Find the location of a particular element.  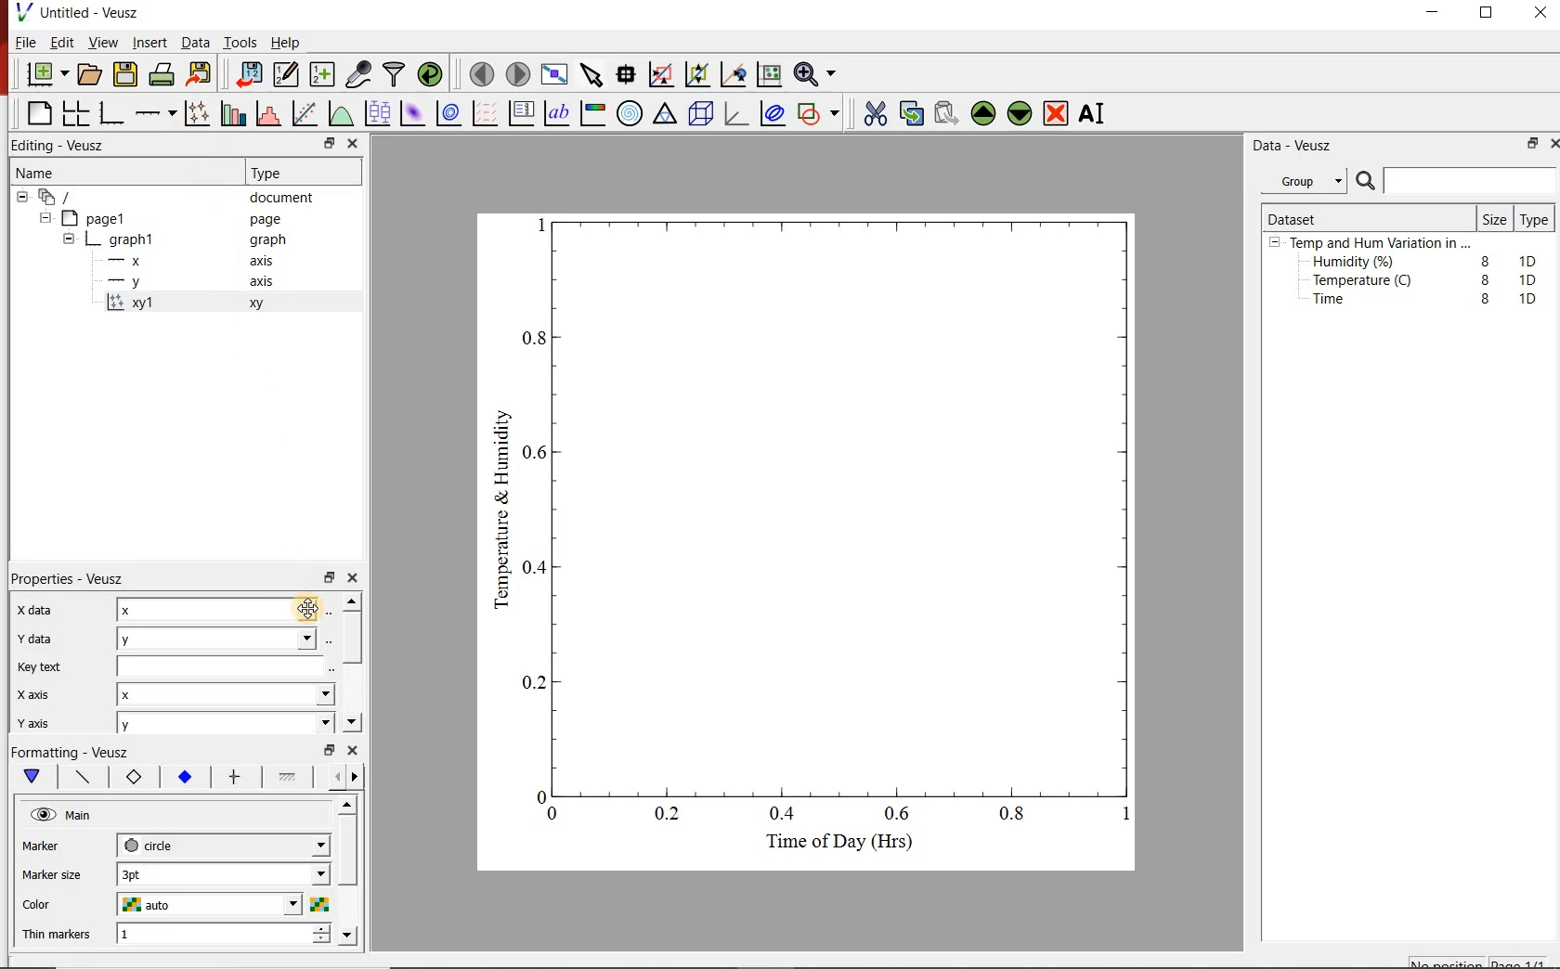

move to the previous page is located at coordinates (480, 74).